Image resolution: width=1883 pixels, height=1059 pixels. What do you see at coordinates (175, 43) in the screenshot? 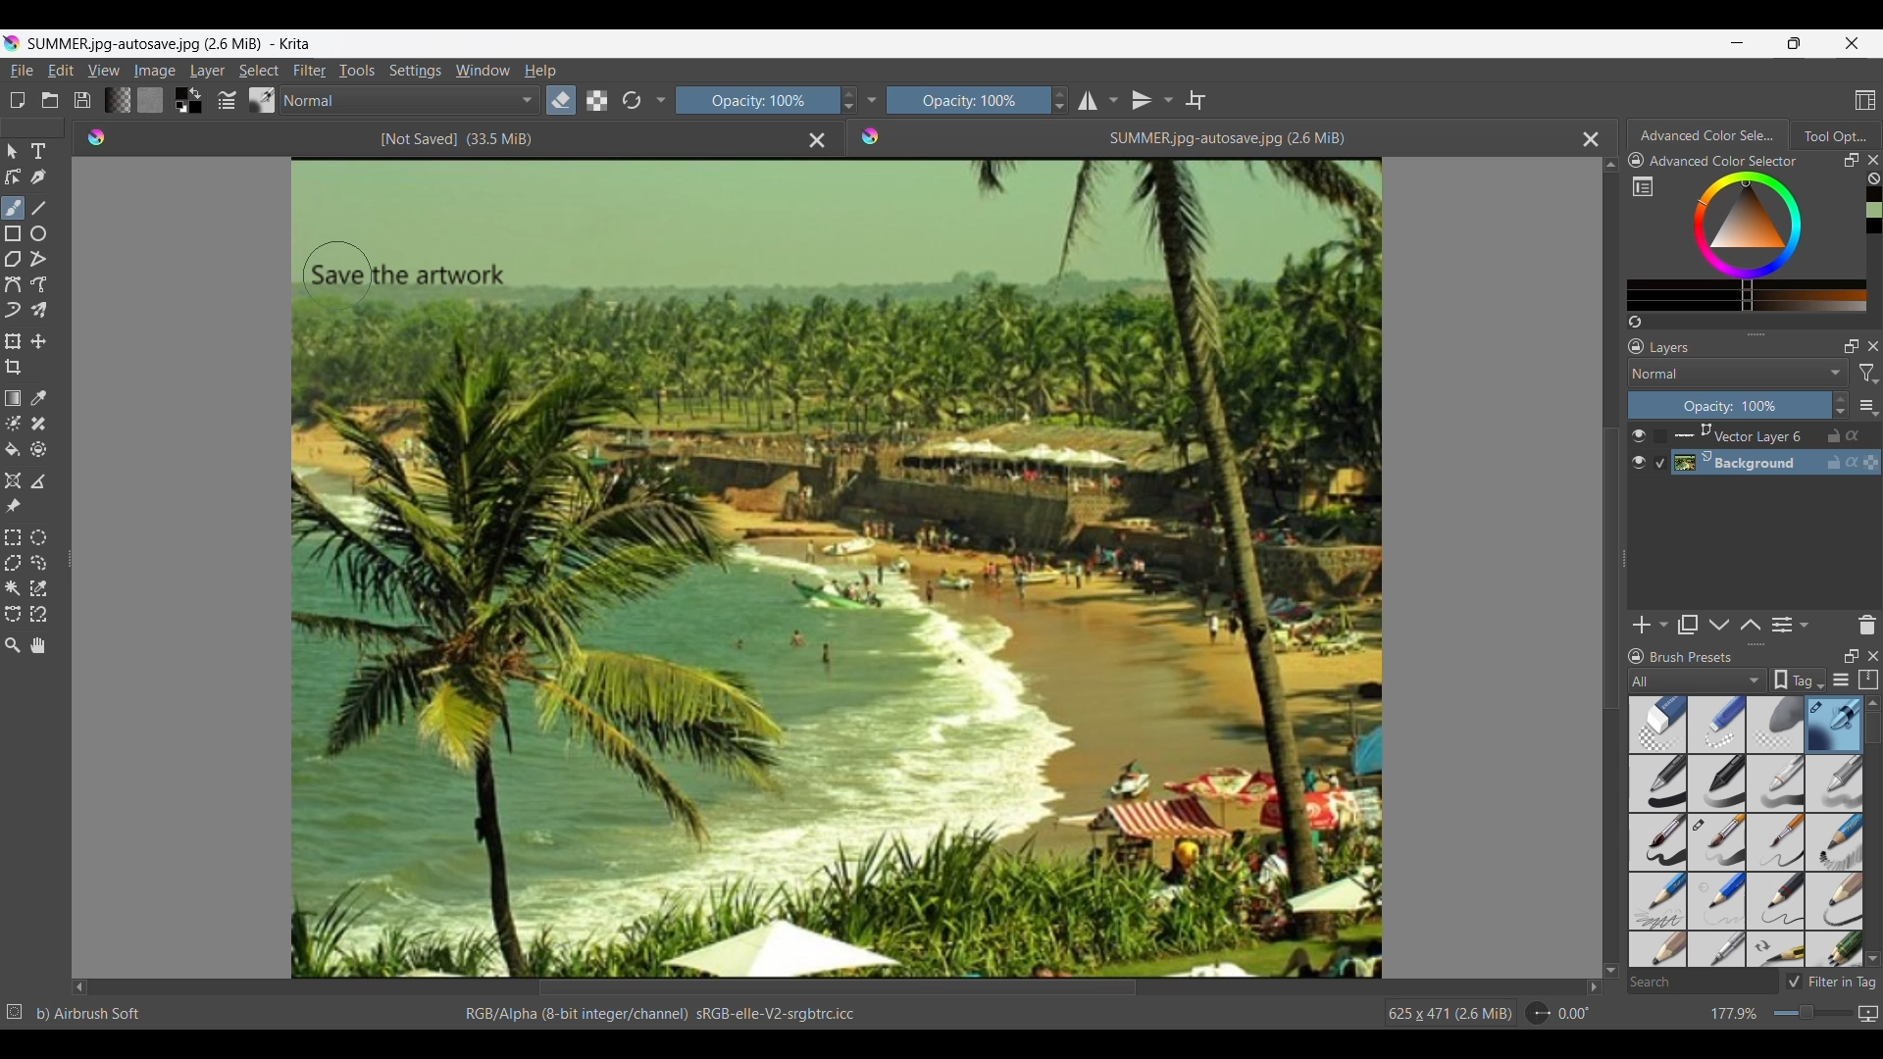
I see `SUMMER.jpg-autosave.jpg (2.6 MiB) - Krita` at bounding box center [175, 43].